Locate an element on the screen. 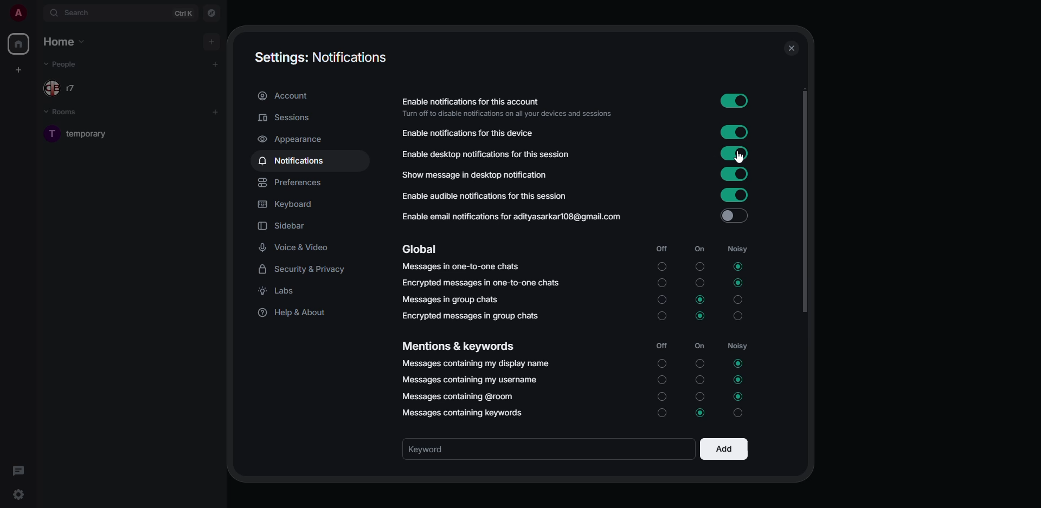 This screenshot has height=508, width=1041. scroll bar is located at coordinates (808, 204).